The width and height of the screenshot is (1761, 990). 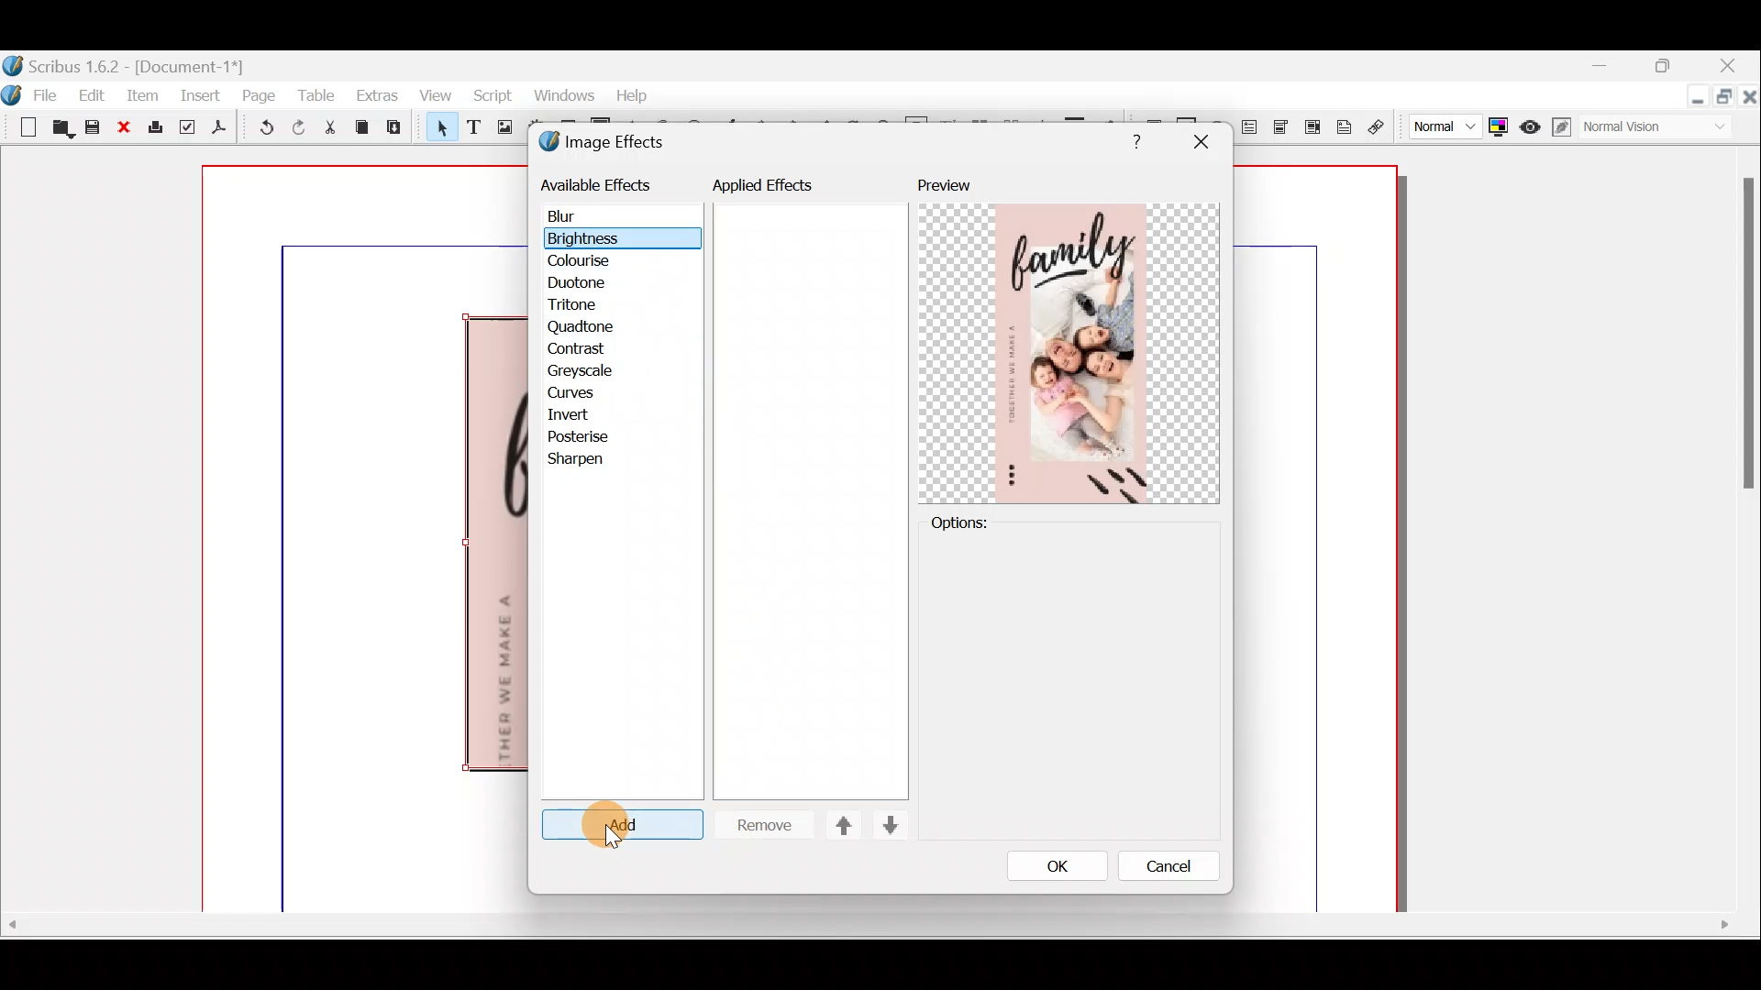 I want to click on PDF List box, so click(x=1312, y=125).